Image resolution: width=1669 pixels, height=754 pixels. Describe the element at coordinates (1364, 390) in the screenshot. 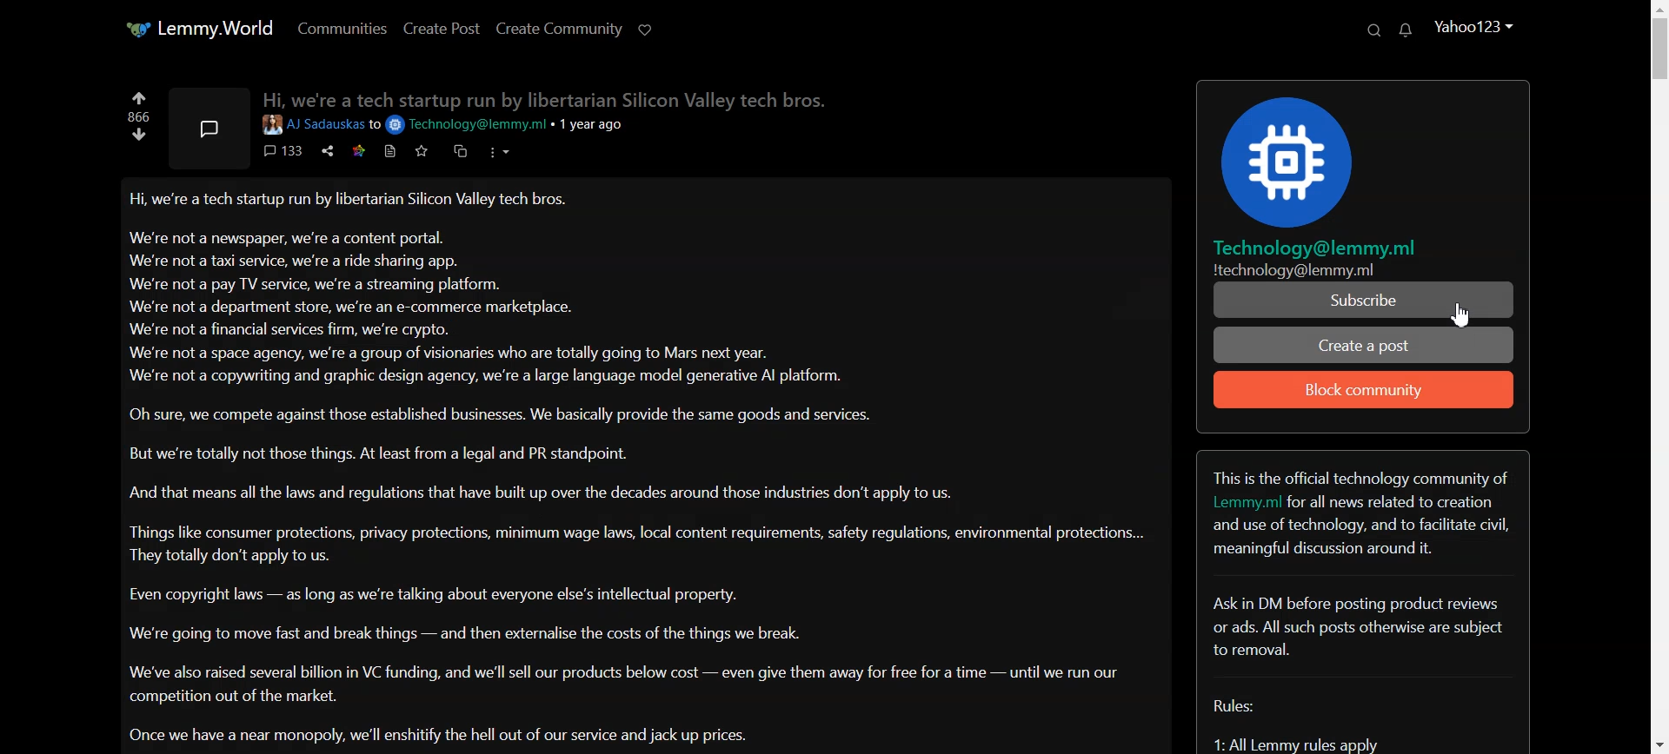

I see `Block community` at that location.